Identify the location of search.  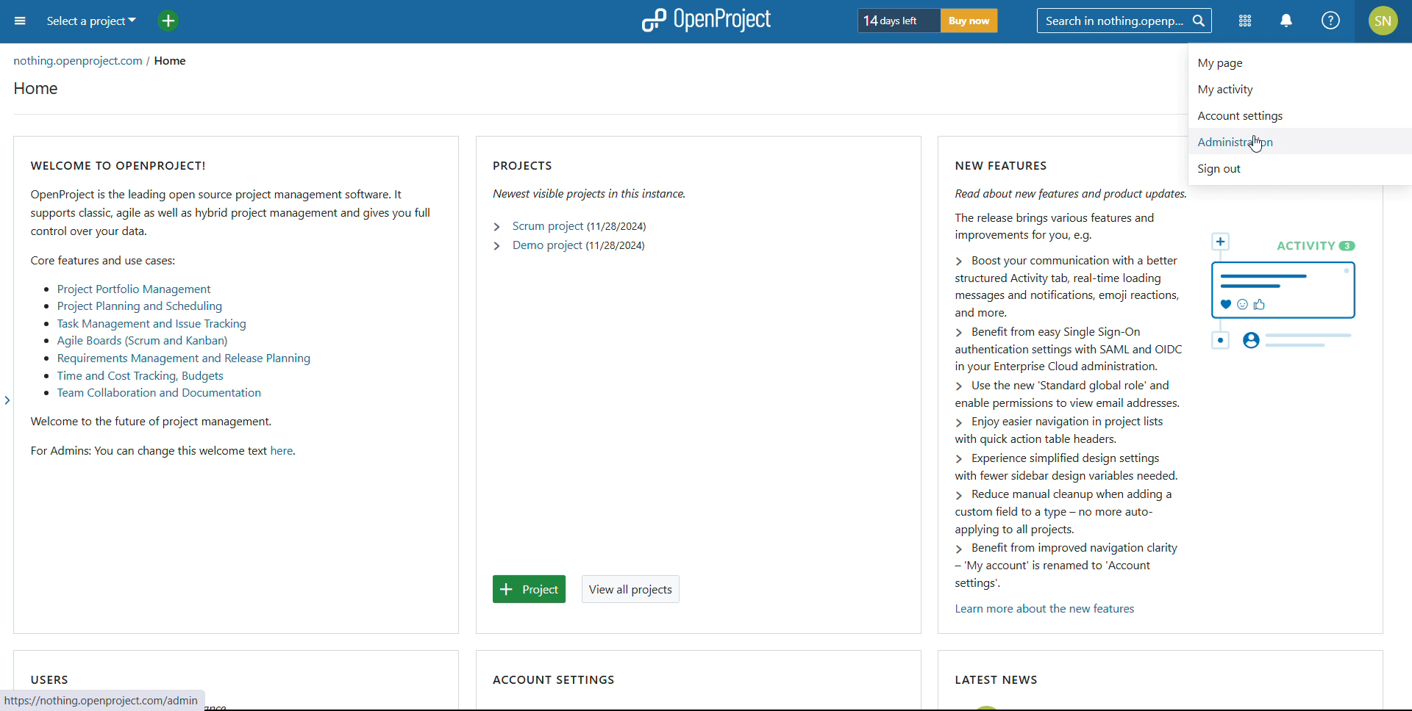
(1124, 21).